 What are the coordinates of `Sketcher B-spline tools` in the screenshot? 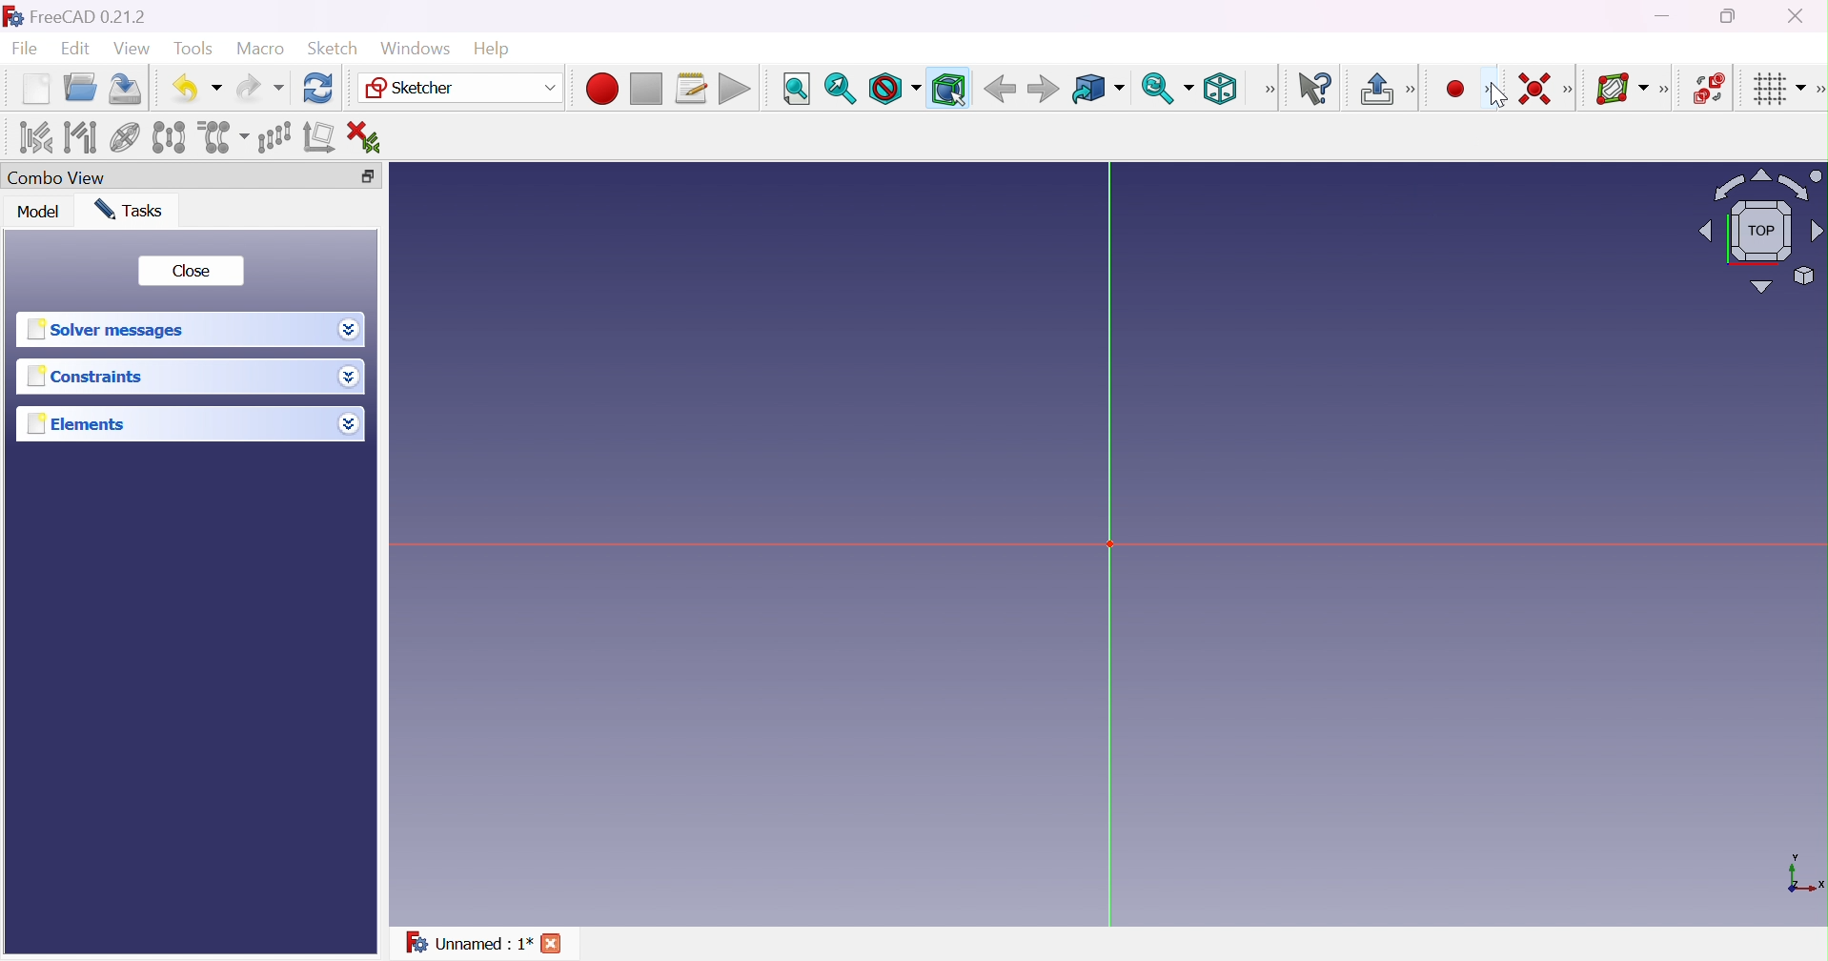 It's located at (1670, 92).